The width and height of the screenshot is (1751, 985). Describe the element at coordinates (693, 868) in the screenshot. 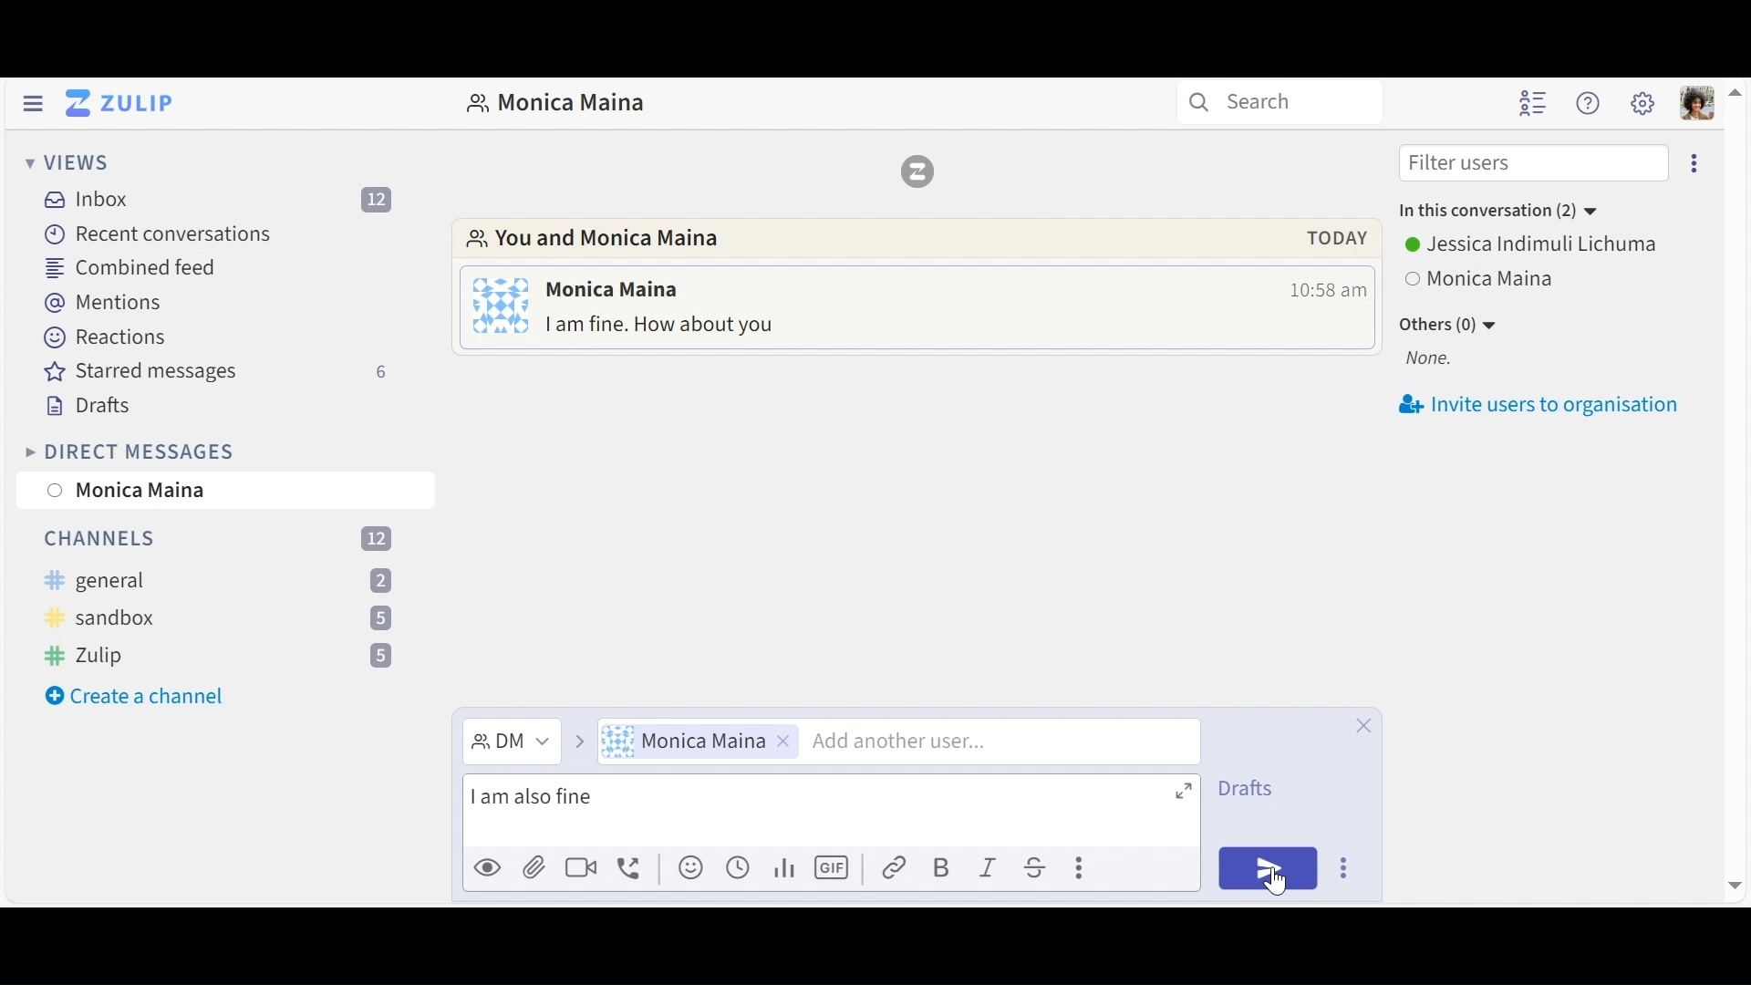

I see `Add emoji` at that location.